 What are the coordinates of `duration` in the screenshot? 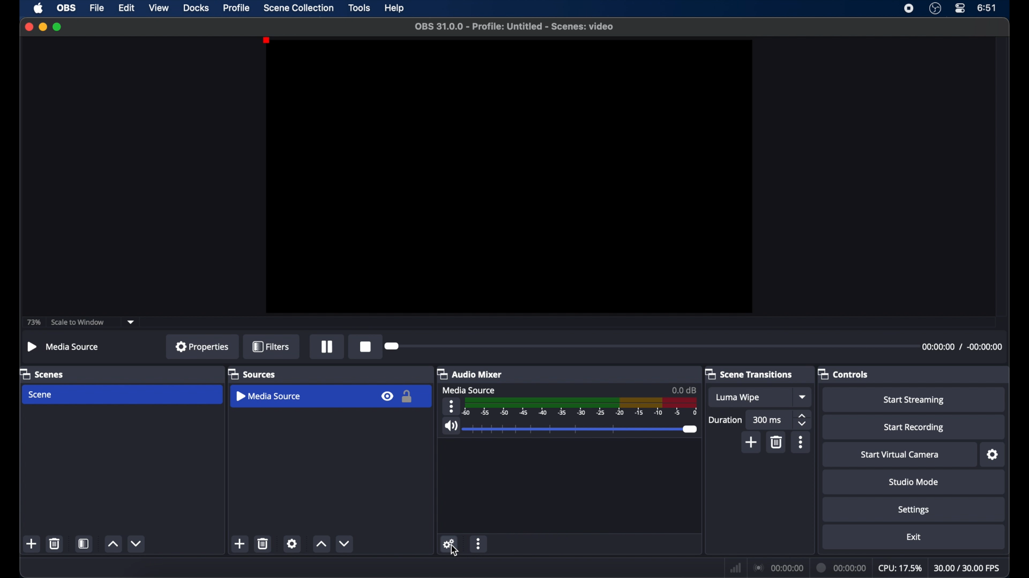 It's located at (726, 421).